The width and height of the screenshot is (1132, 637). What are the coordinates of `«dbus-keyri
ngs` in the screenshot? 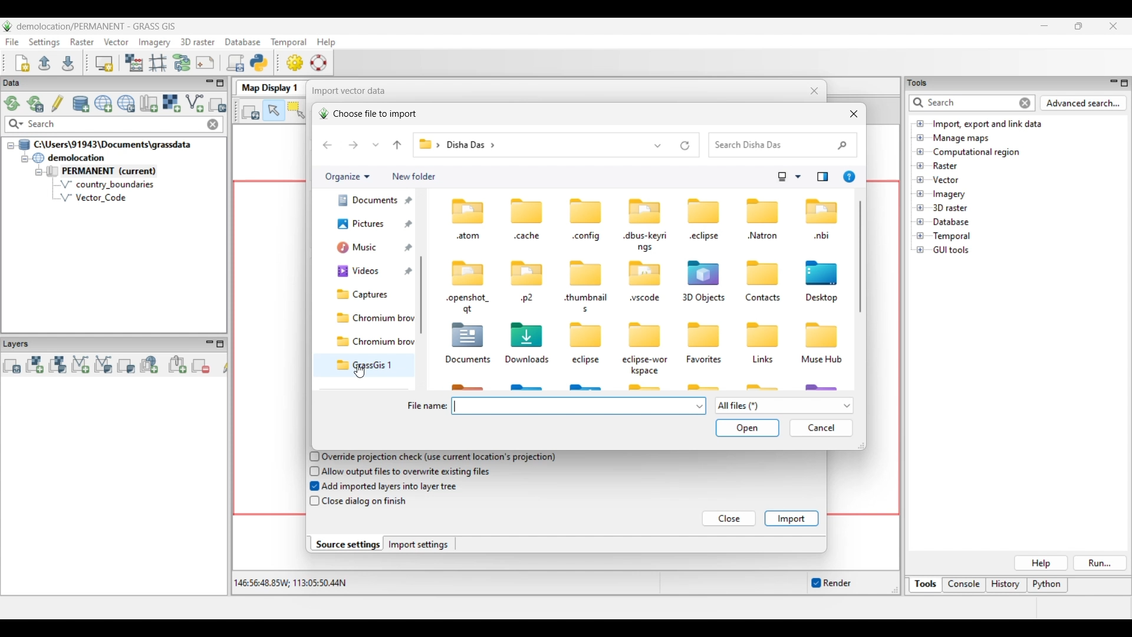 It's located at (646, 242).